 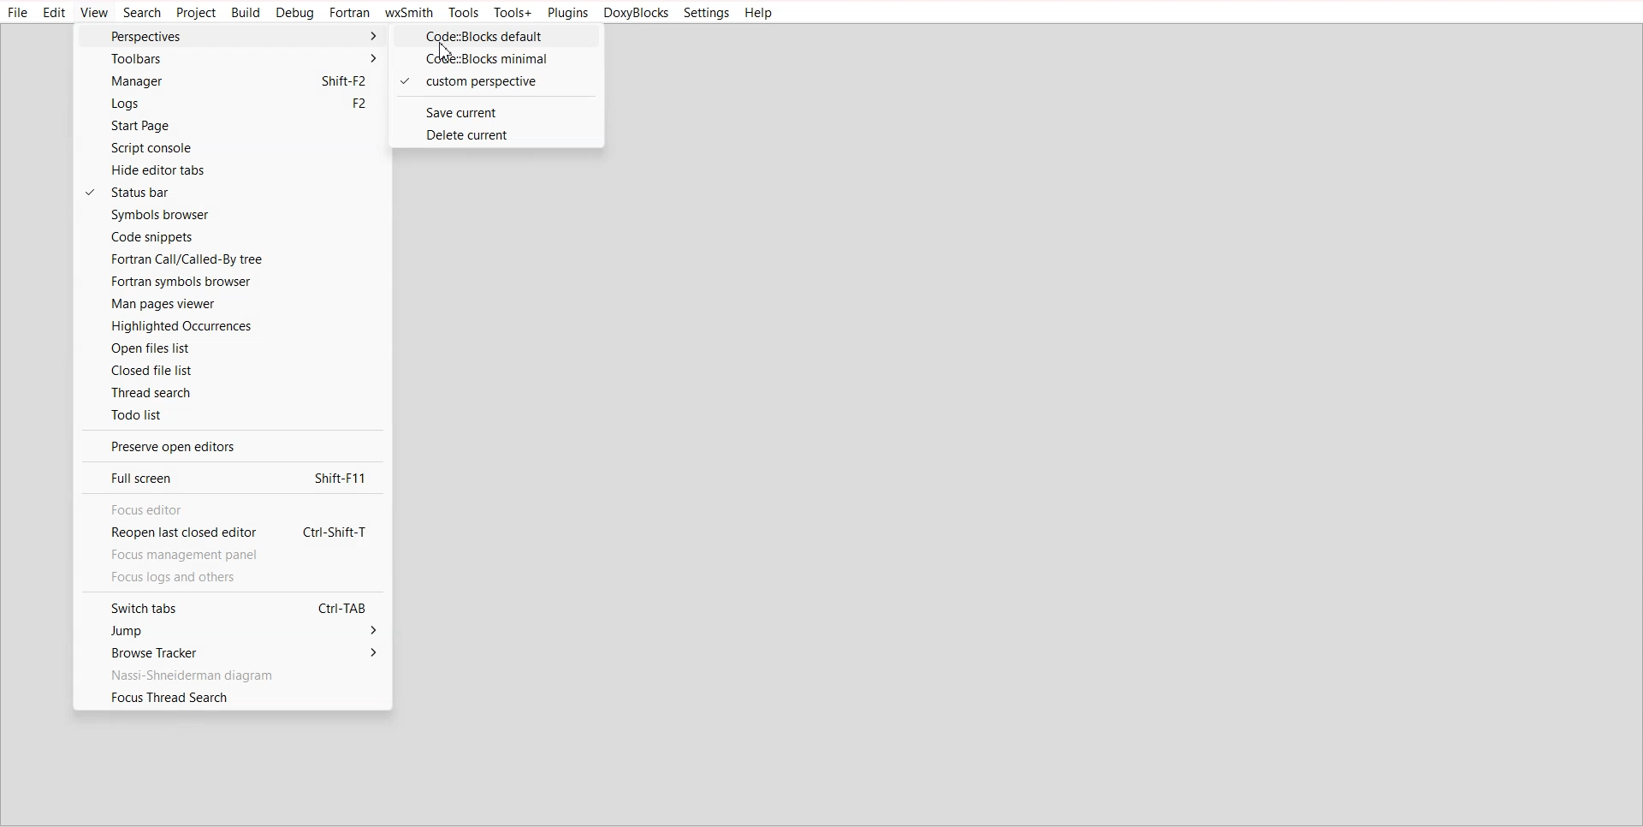 I want to click on Perspective, so click(x=231, y=35).